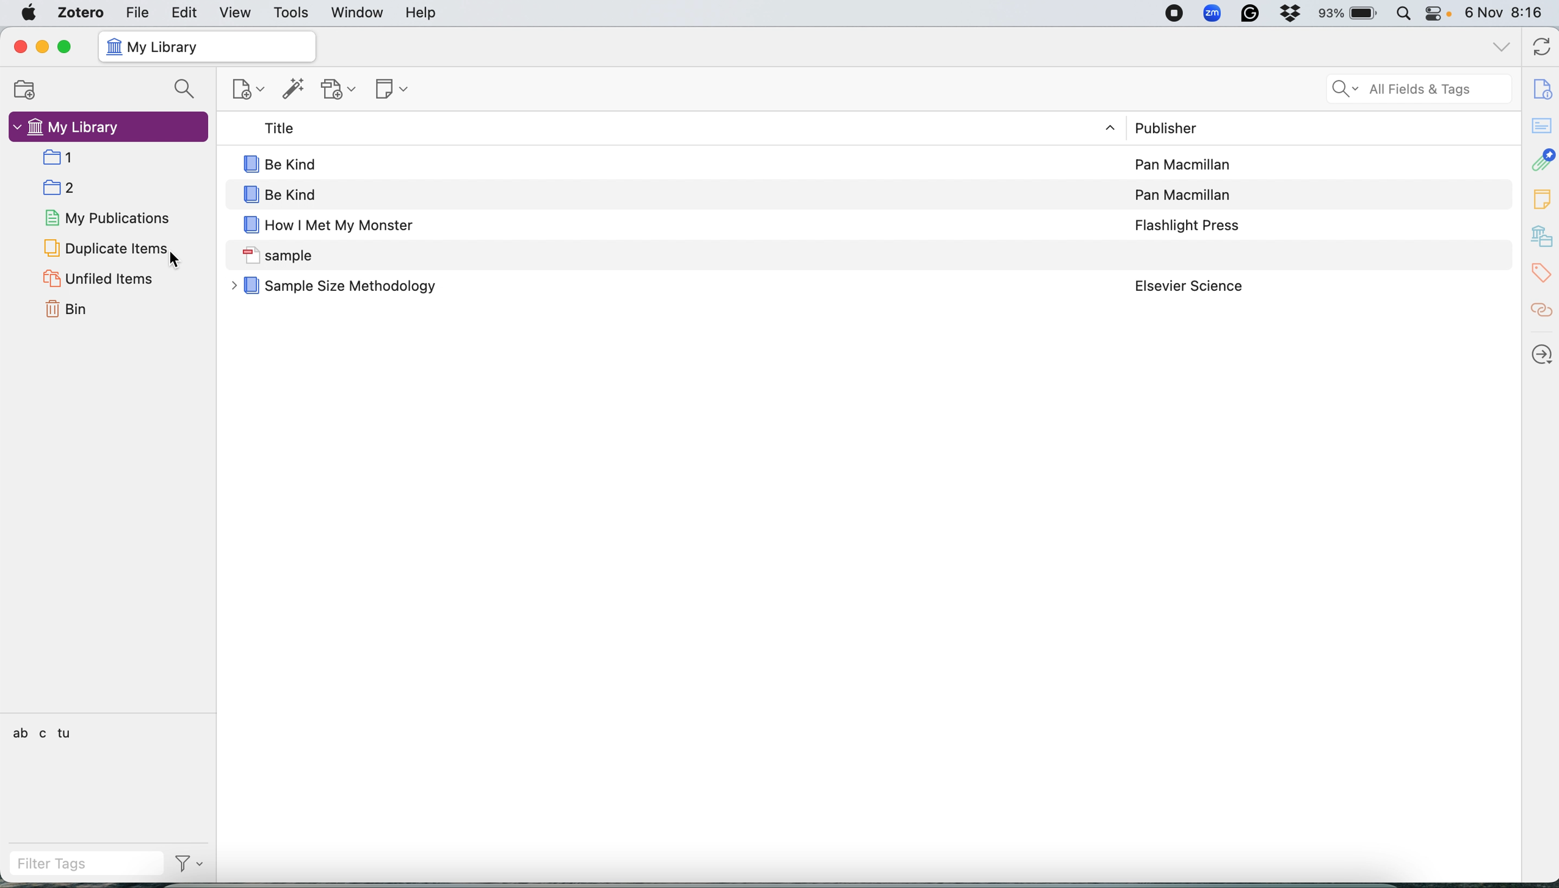 The height and width of the screenshot is (888, 1559). Describe the element at coordinates (1185, 284) in the screenshot. I see `Elsevier Science` at that location.